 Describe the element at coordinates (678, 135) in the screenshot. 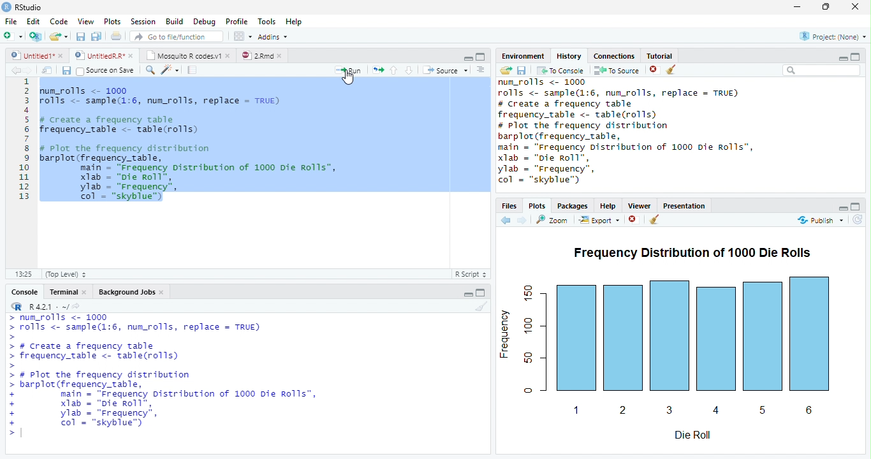

I see `History` at that location.